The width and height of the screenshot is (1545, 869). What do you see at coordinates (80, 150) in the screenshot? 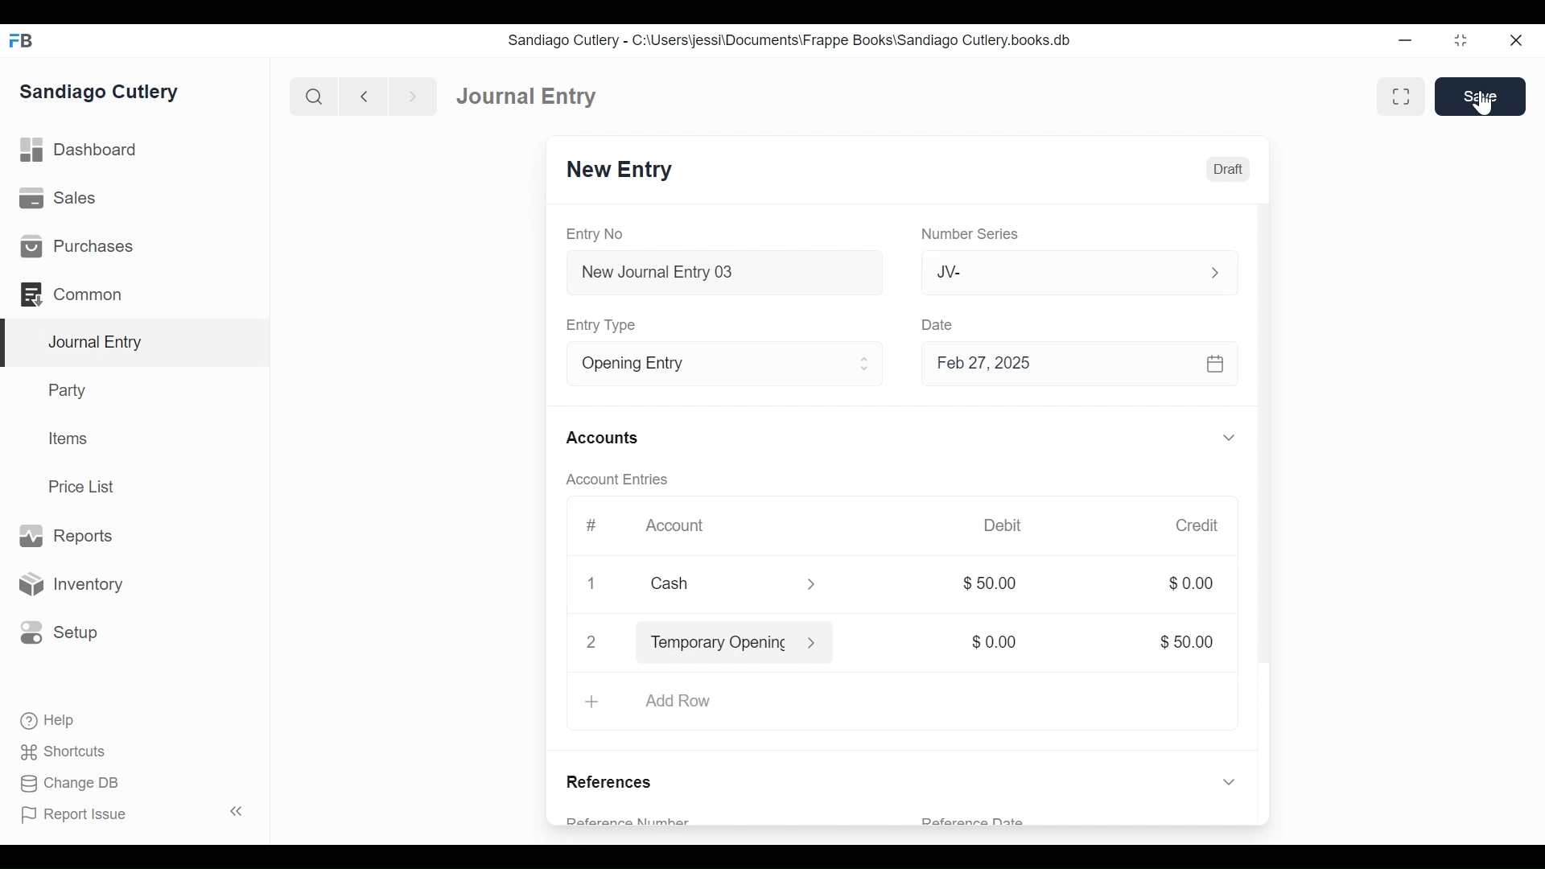
I see `Dashboard` at bounding box center [80, 150].